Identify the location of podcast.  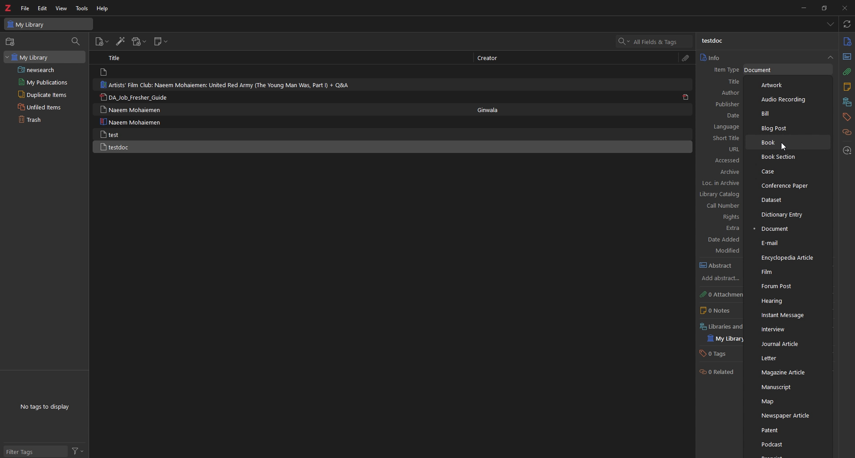
(787, 443).